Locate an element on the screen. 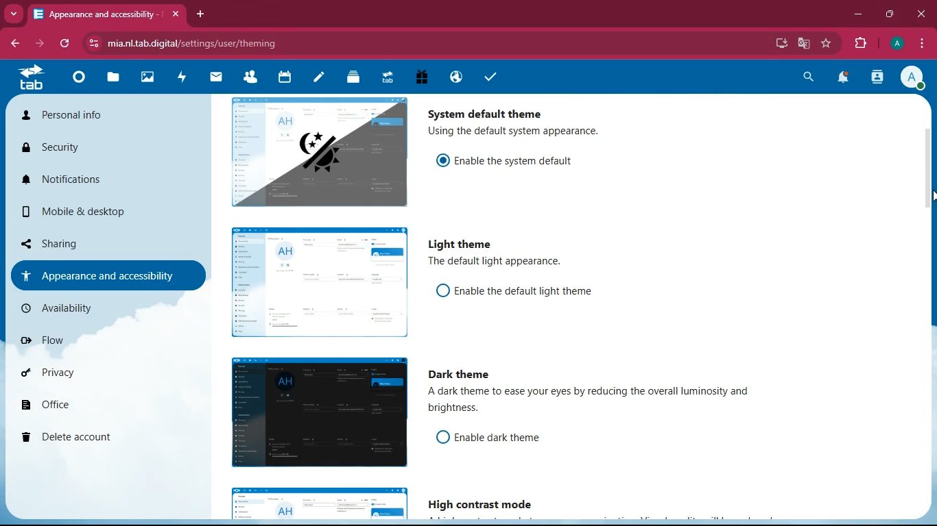 The height and width of the screenshot is (526, 937). back is located at coordinates (18, 43).